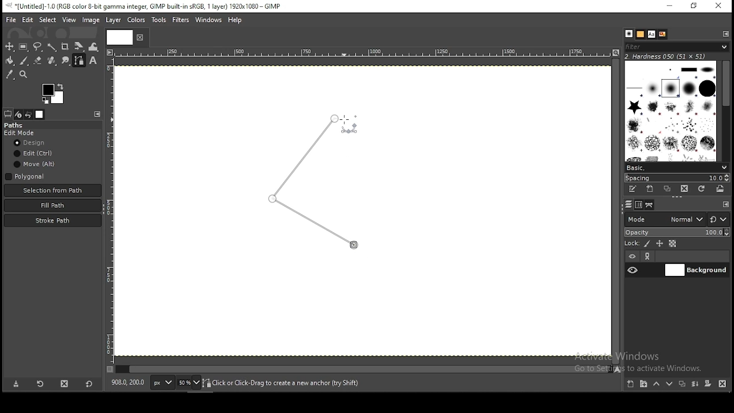 The image size is (734, 413). I want to click on brushes, so click(669, 111).